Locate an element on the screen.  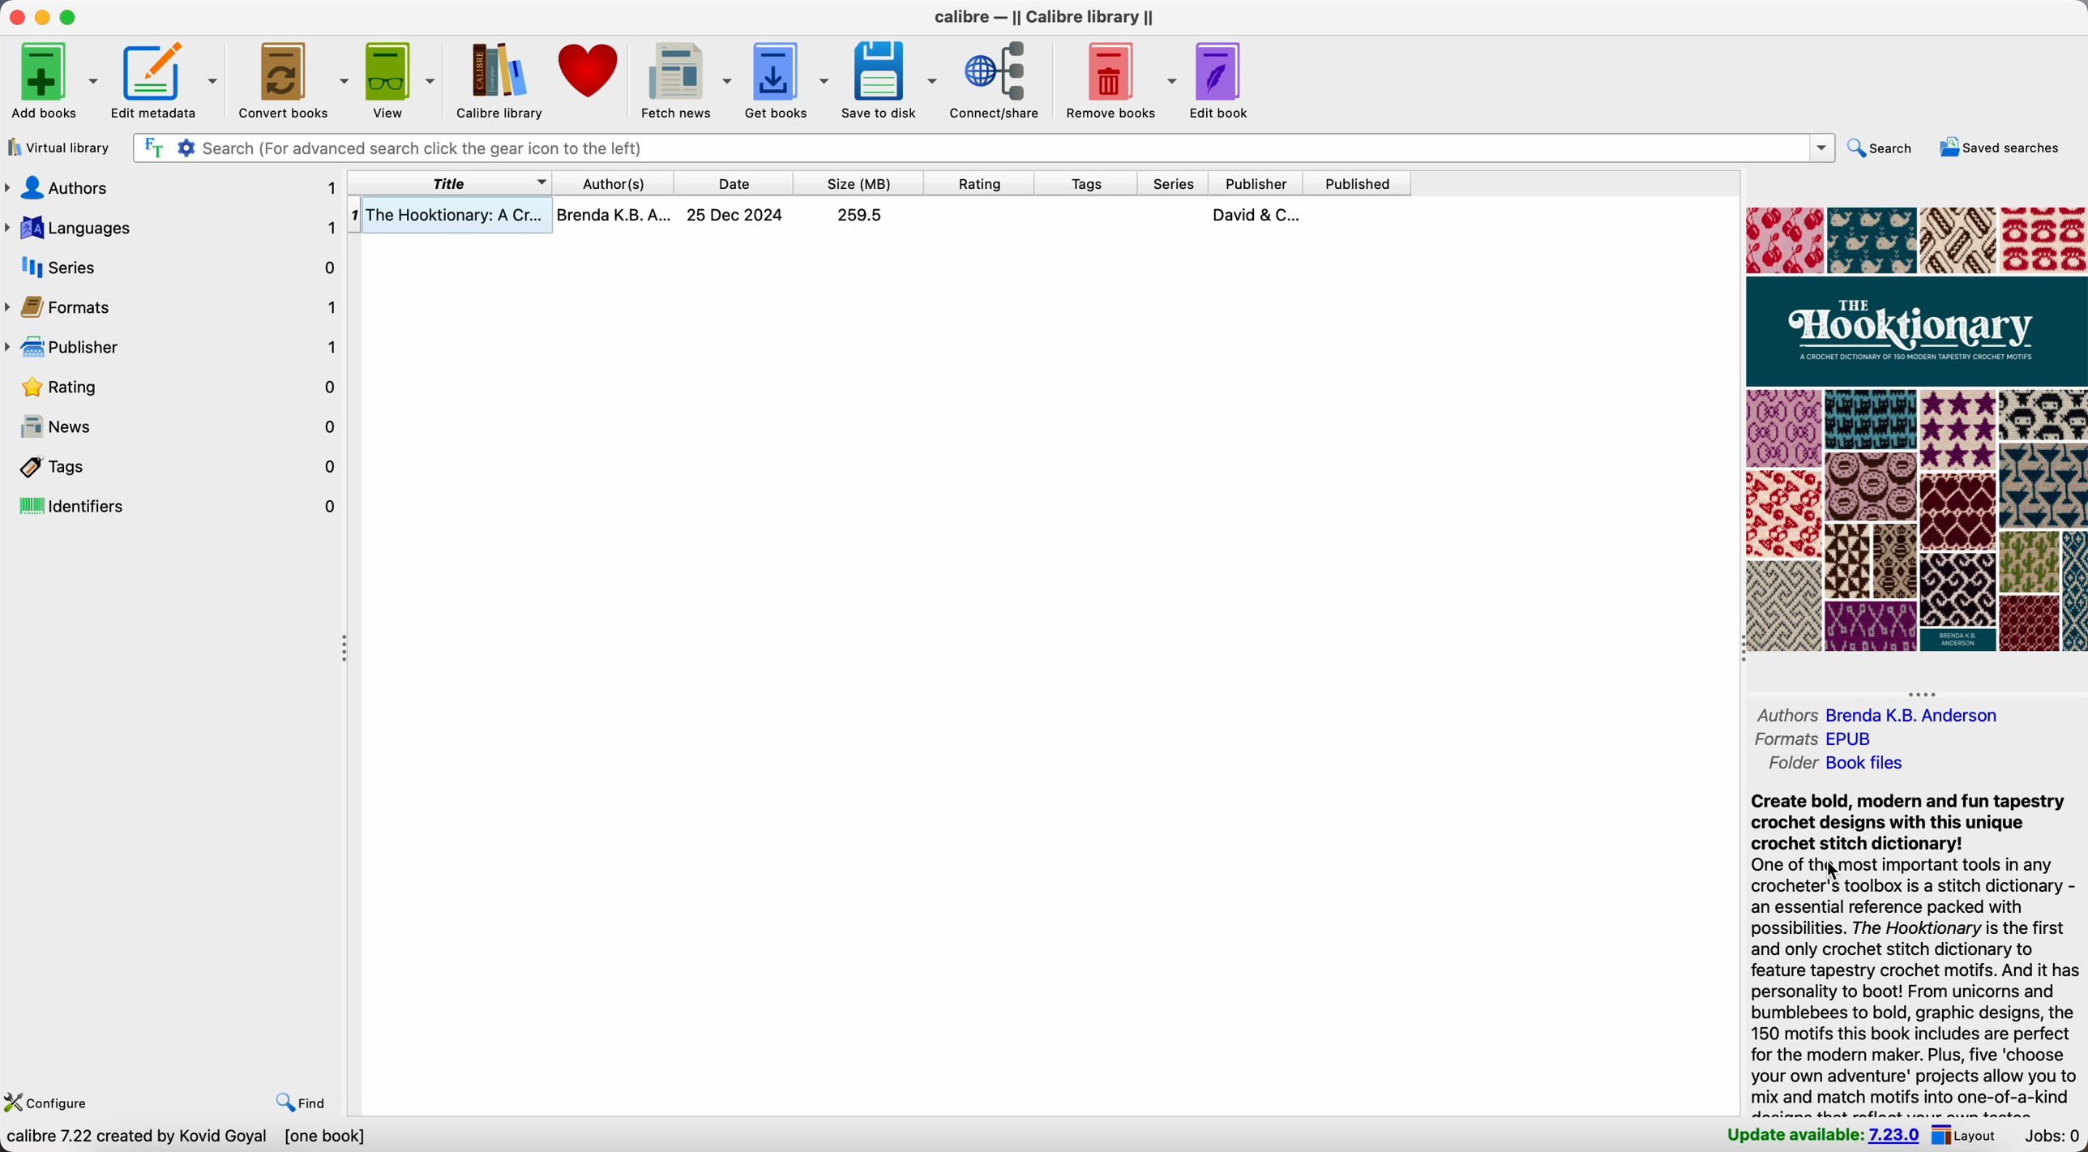
rating is located at coordinates (175, 388).